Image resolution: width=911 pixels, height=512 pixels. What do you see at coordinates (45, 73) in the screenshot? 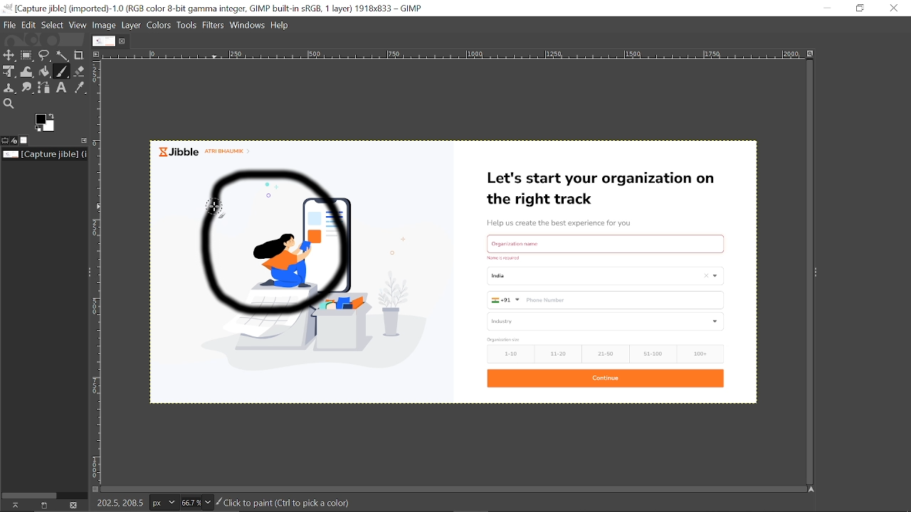
I see `bucket fill tool` at bounding box center [45, 73].